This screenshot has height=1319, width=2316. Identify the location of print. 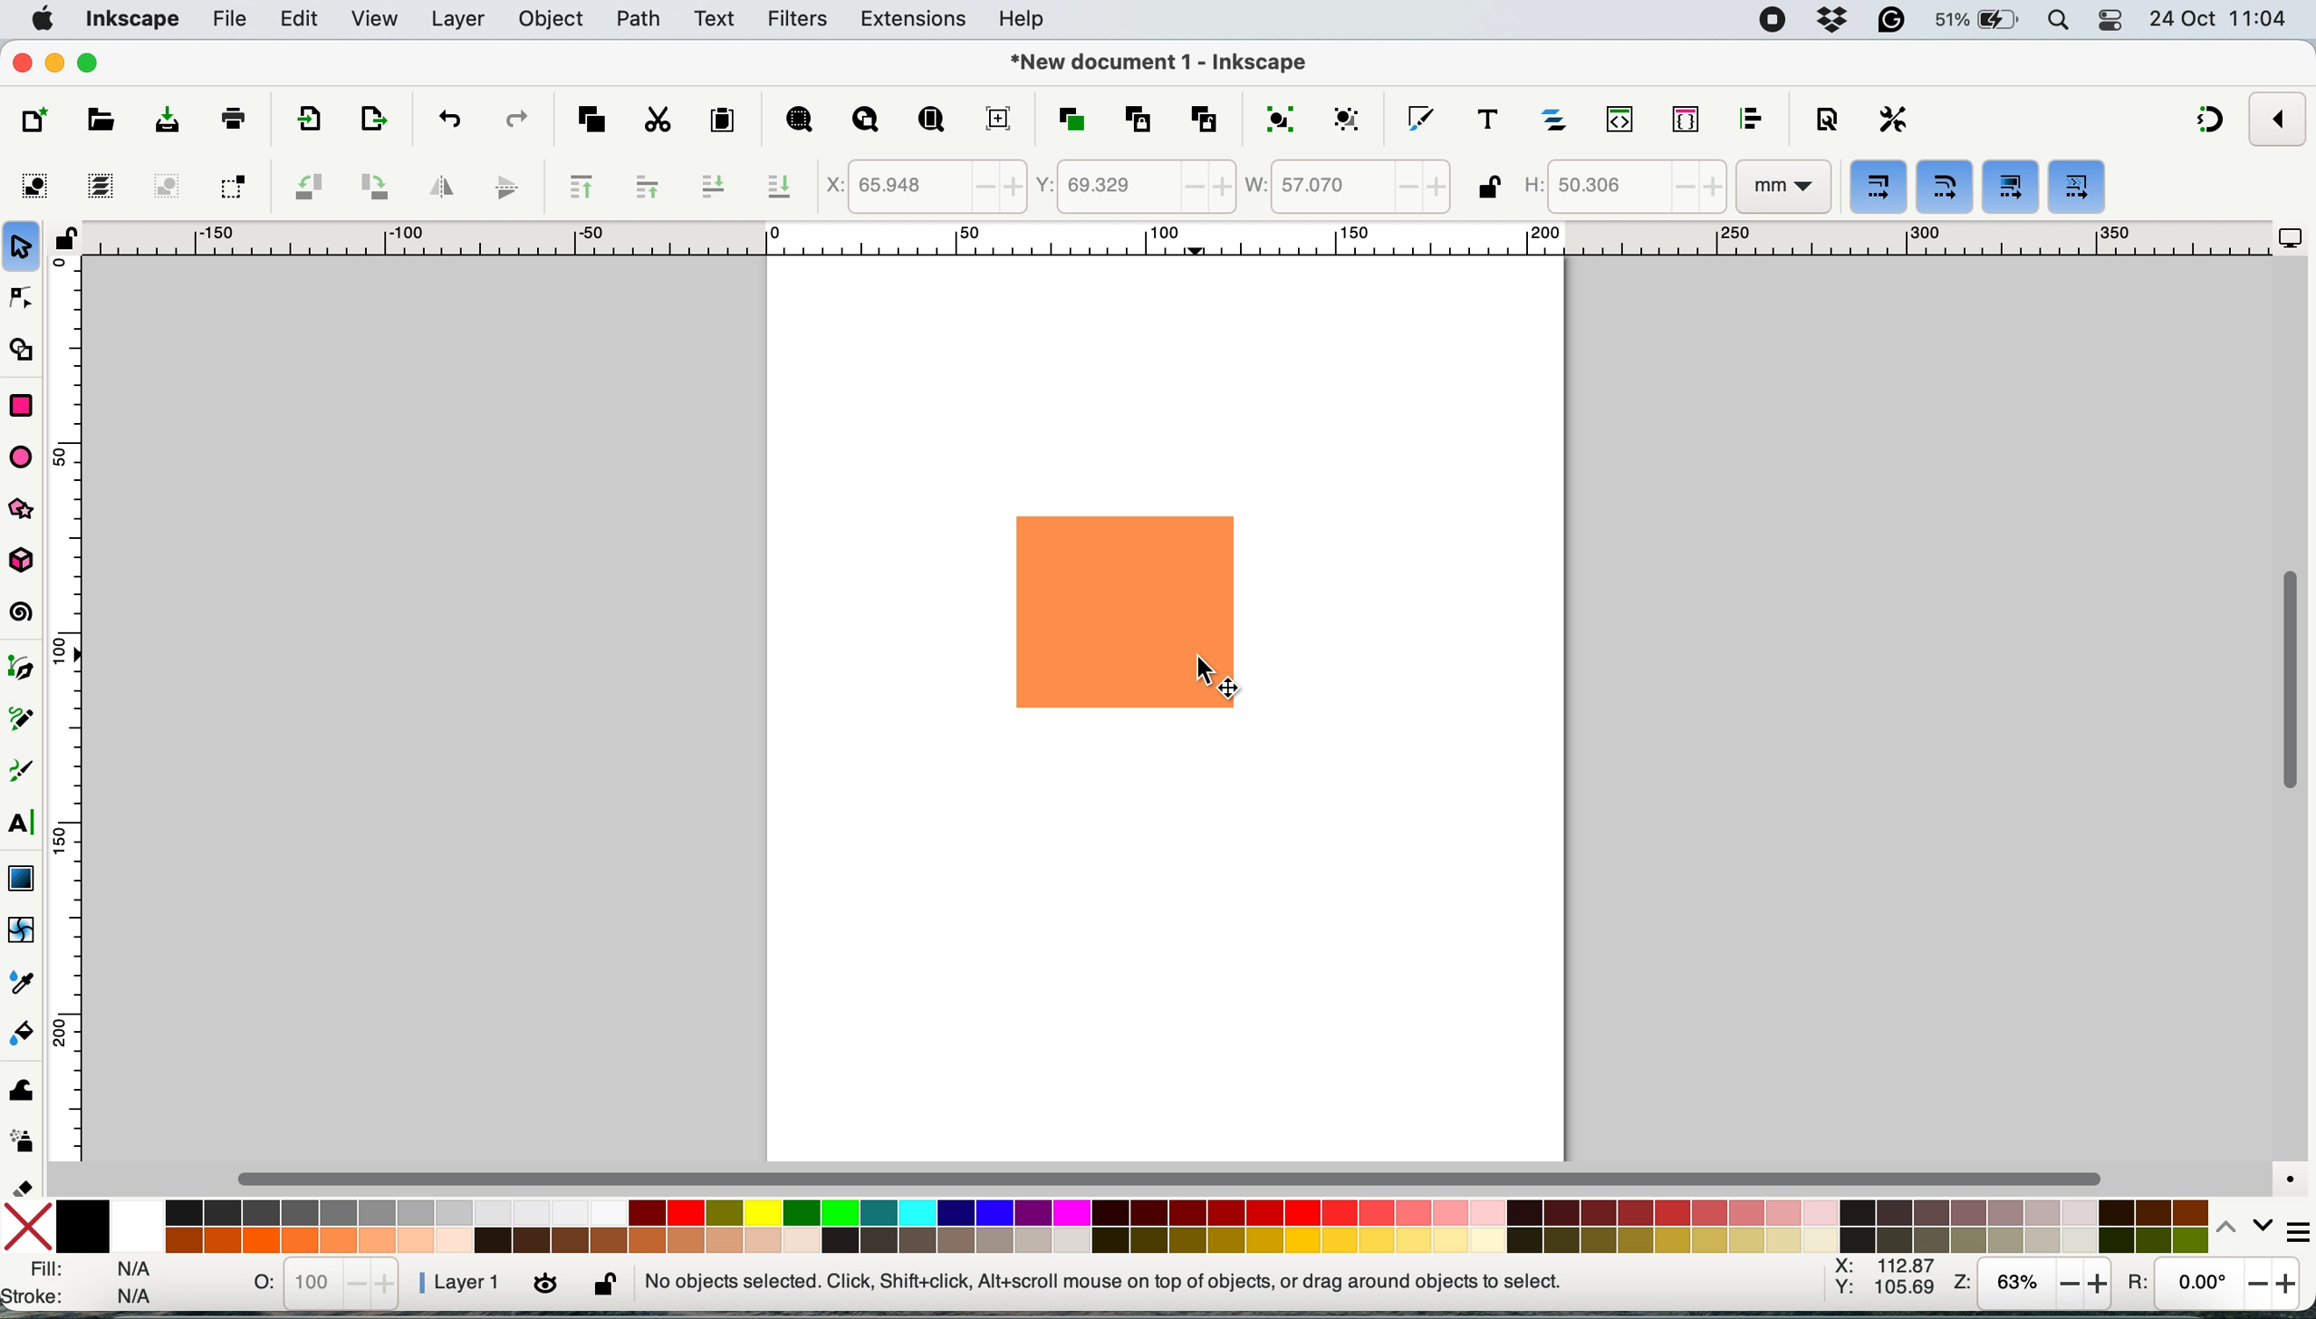
(234, 117).